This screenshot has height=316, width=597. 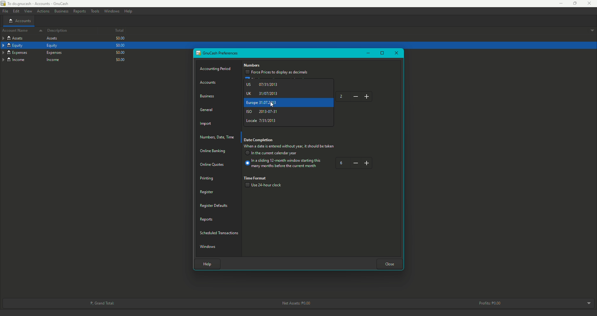 What do you see at coordinates (207, 178) in the screenshot?
I see `Printing` at bounding box center [207, 178].